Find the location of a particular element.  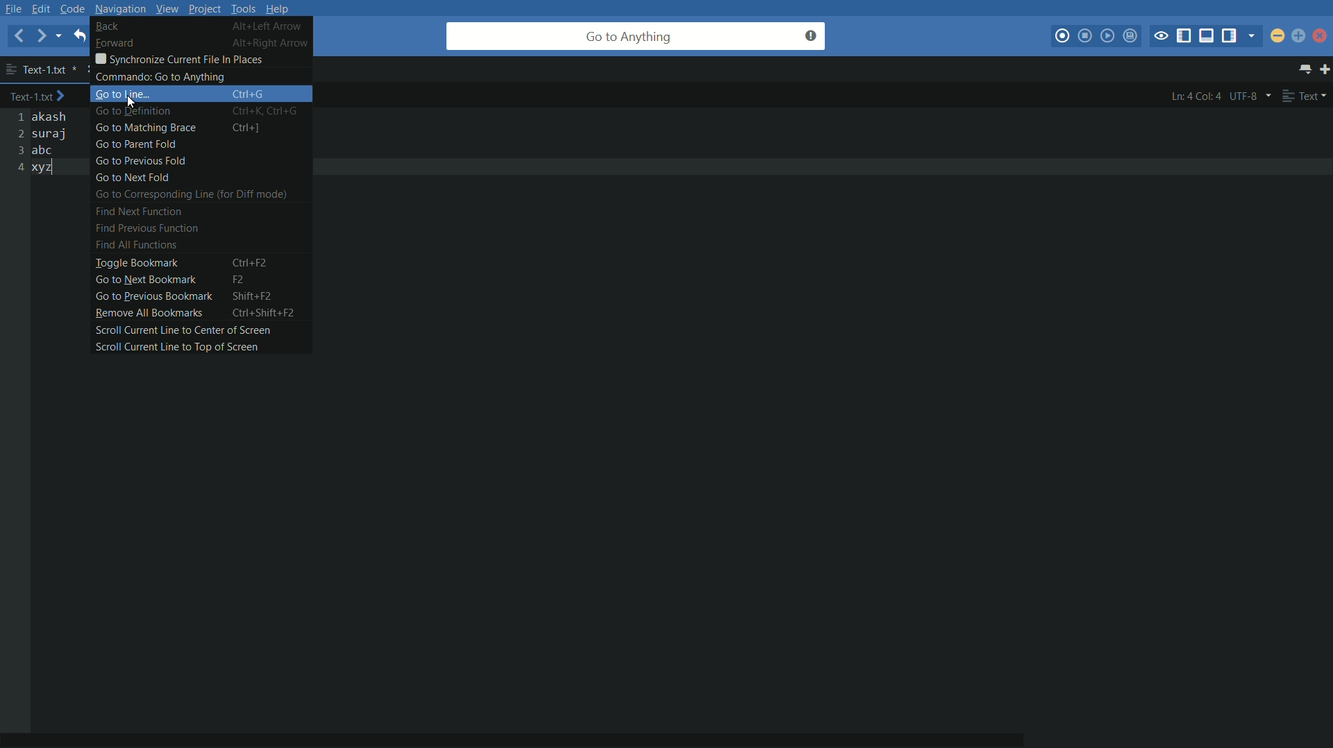

tools  is located at coordinates (244, 8).